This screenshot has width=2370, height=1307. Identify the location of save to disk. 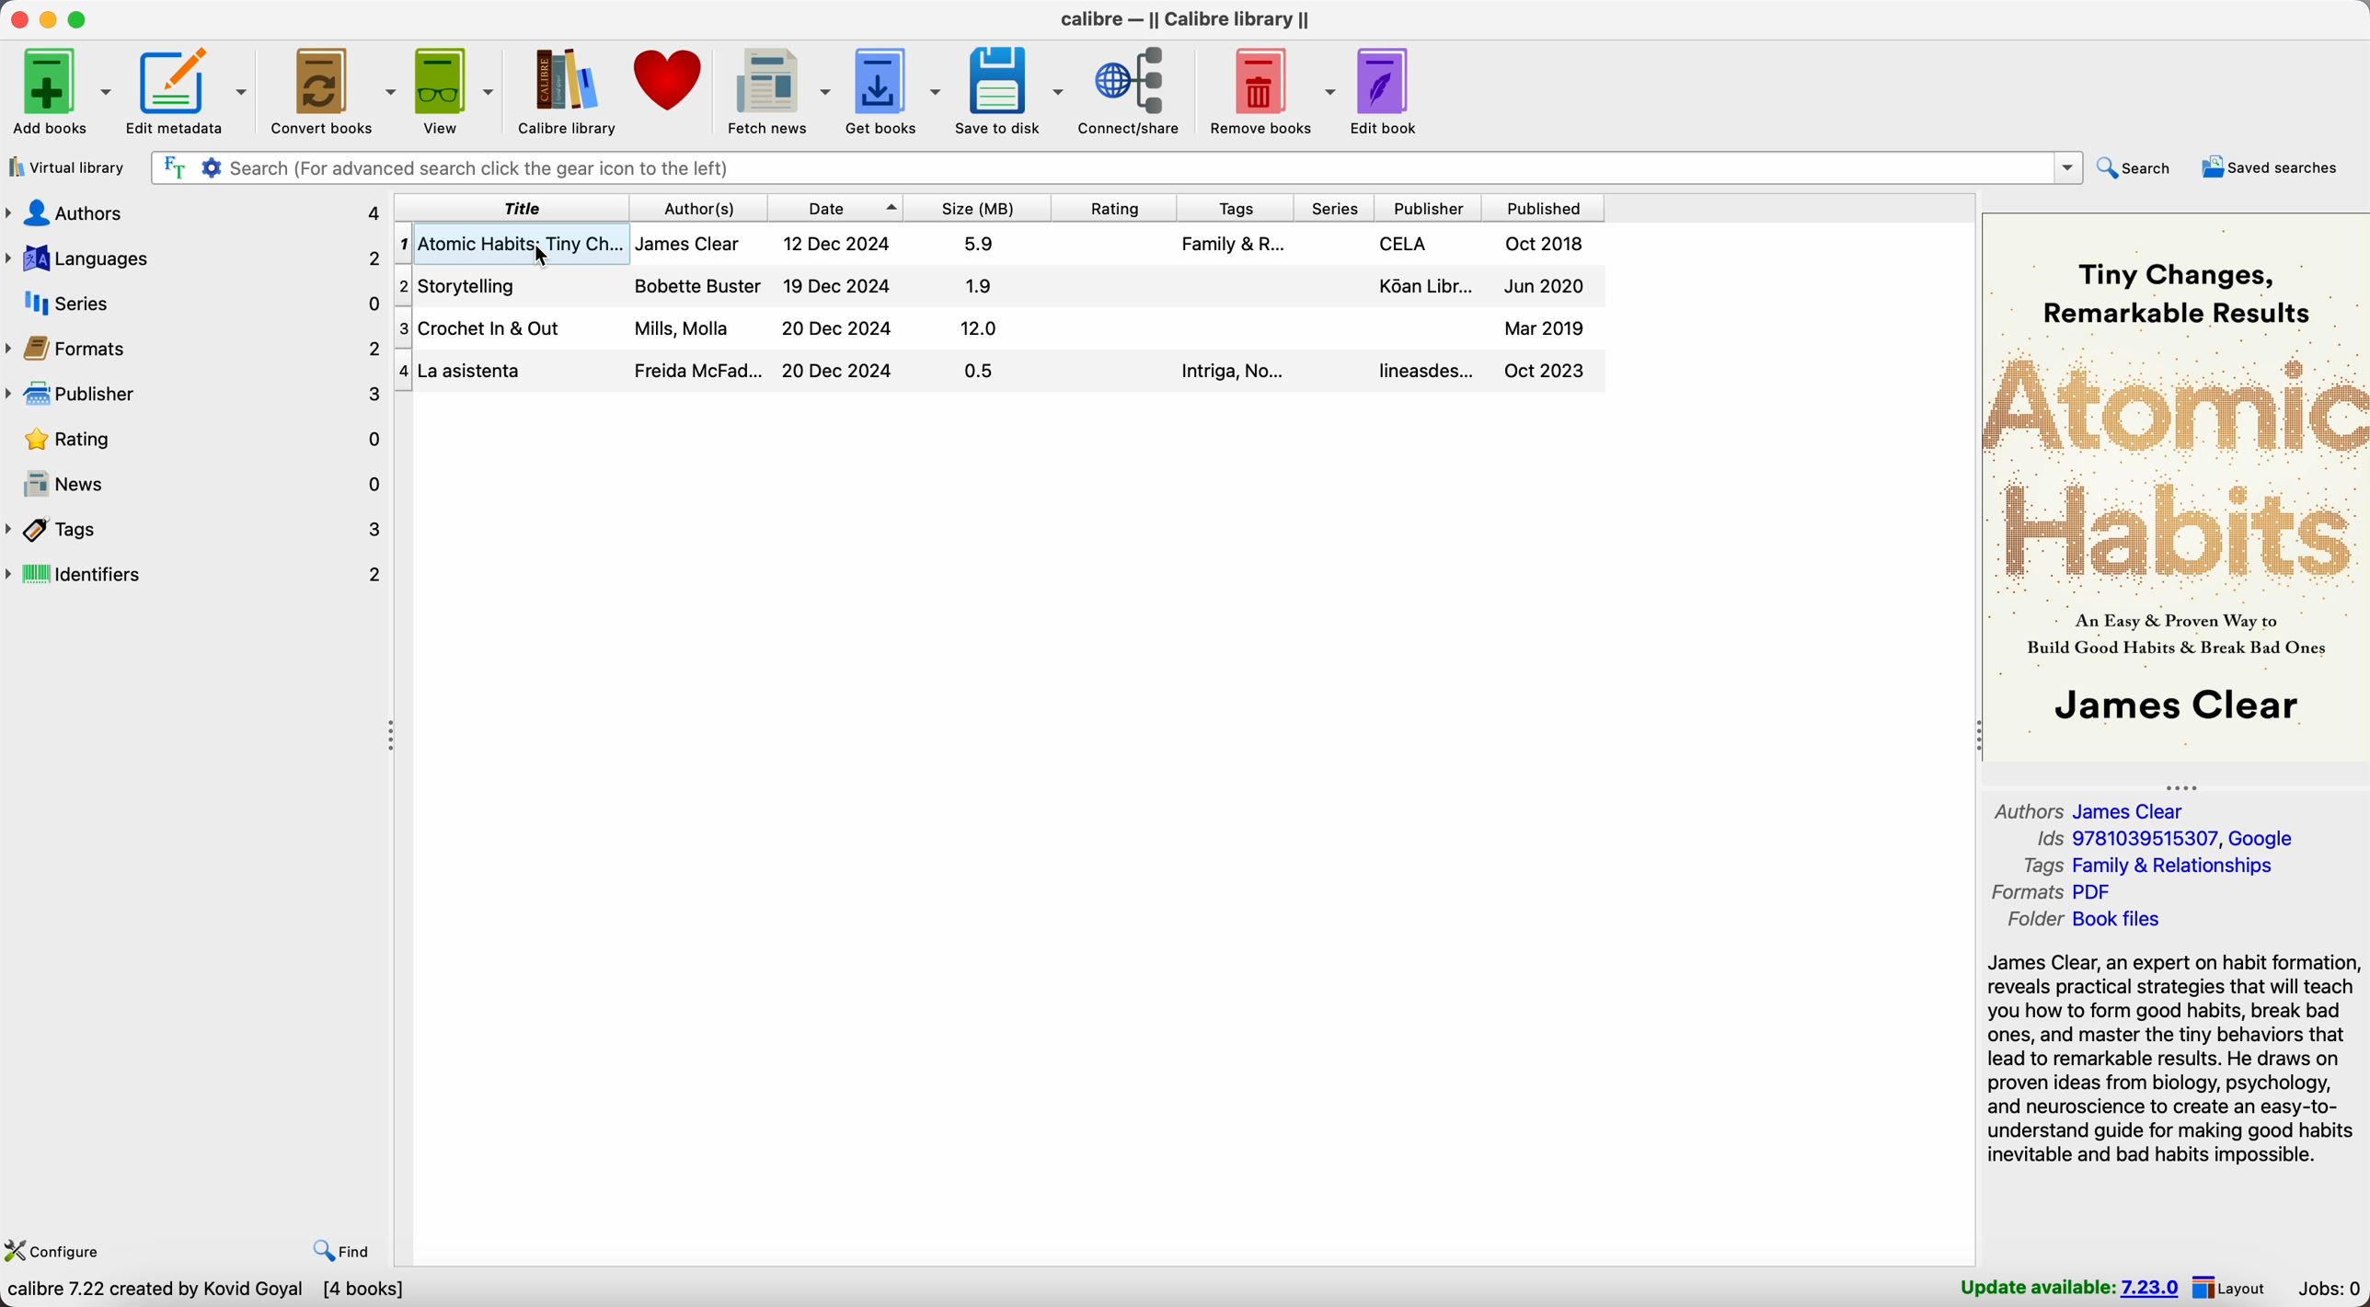
(1008, 88).